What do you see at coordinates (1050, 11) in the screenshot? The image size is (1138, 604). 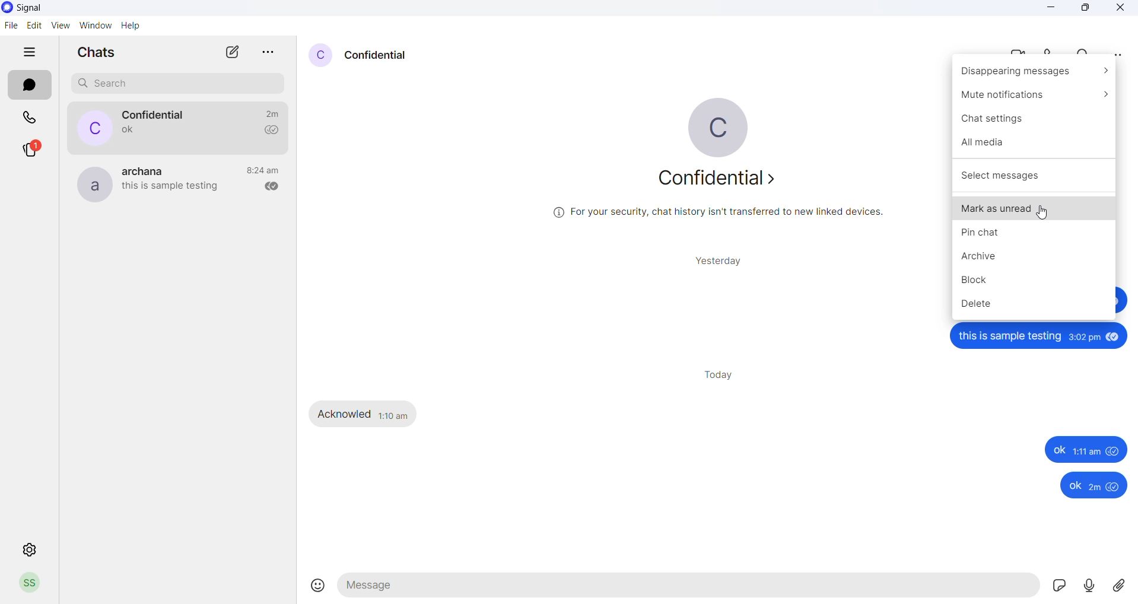 I see `minimize` at bounding box center [1050, 11].